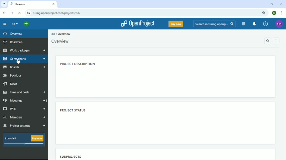 This screenshot has height=160, width=286. I want to click on To notification center, so click(255, 24).